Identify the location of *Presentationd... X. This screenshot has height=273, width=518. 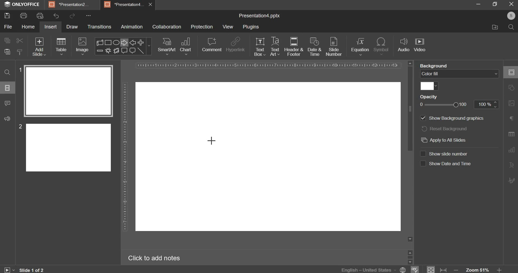
(129, 5).